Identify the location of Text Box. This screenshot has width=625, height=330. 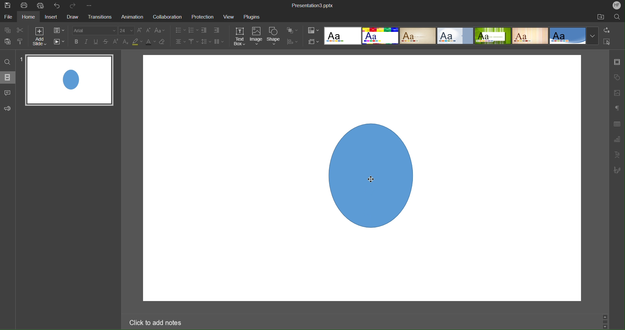
(239, 36).